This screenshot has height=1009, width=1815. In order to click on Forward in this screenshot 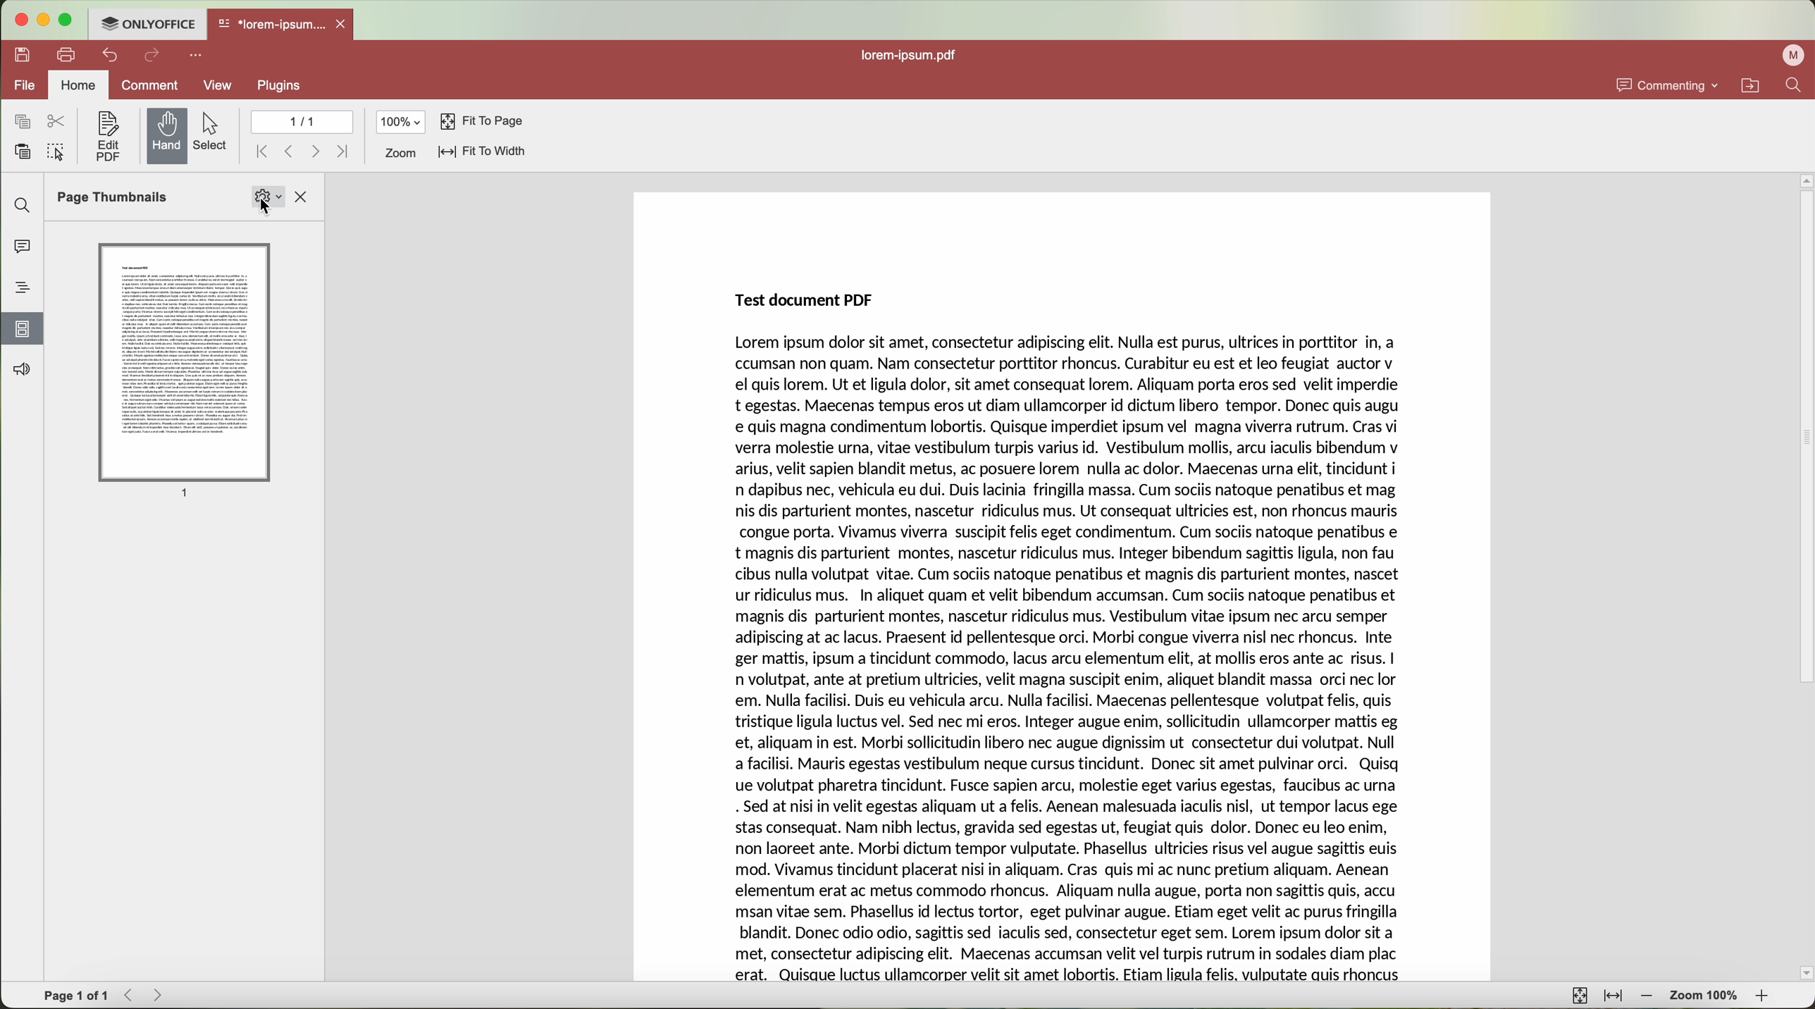, I will do `click(159, 995)`.